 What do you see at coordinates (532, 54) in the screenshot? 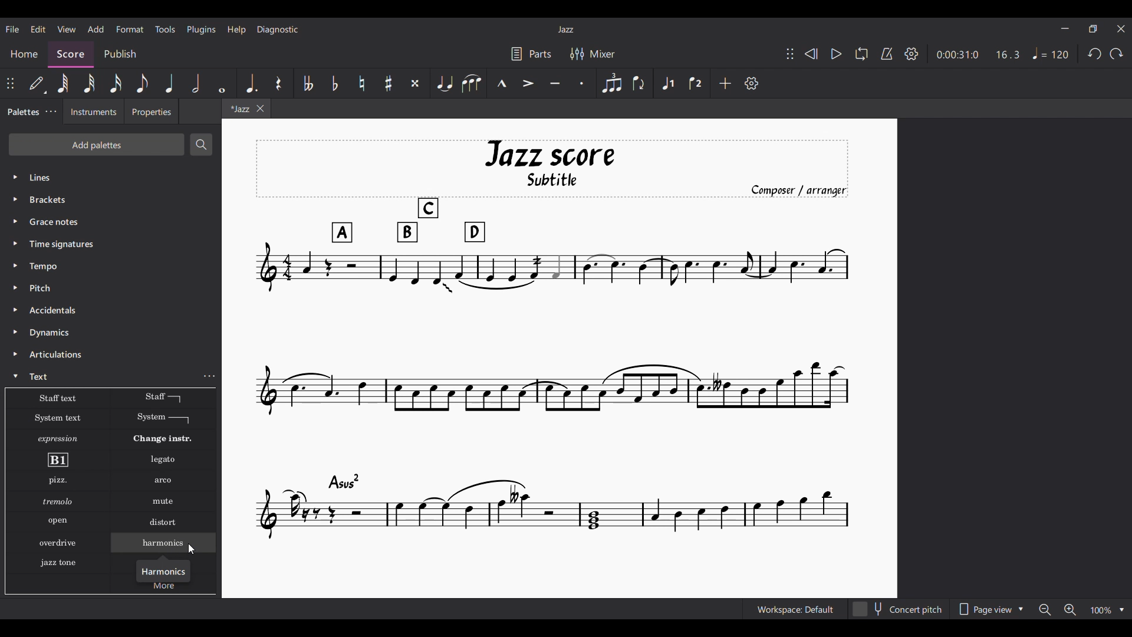
I see `Parts settings` at bounding box center [532, 54].